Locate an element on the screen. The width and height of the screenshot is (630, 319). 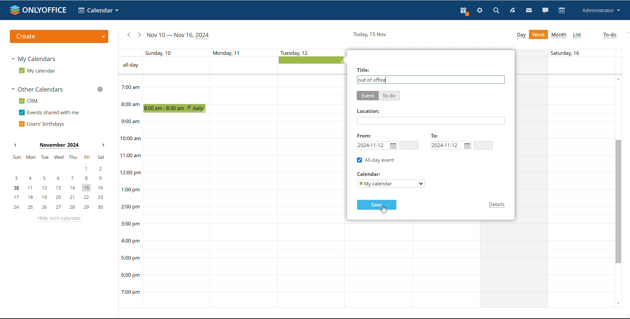
feed is located at coordinates (513, 11).